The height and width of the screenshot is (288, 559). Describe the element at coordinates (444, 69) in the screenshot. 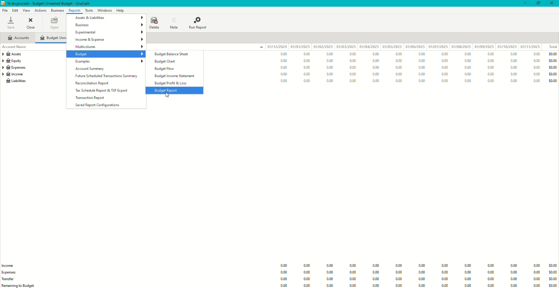

I see `0.00` at that location.